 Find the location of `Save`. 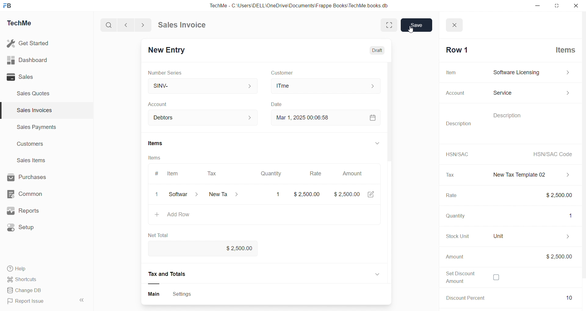

Save is located at coordinates (417, 25).